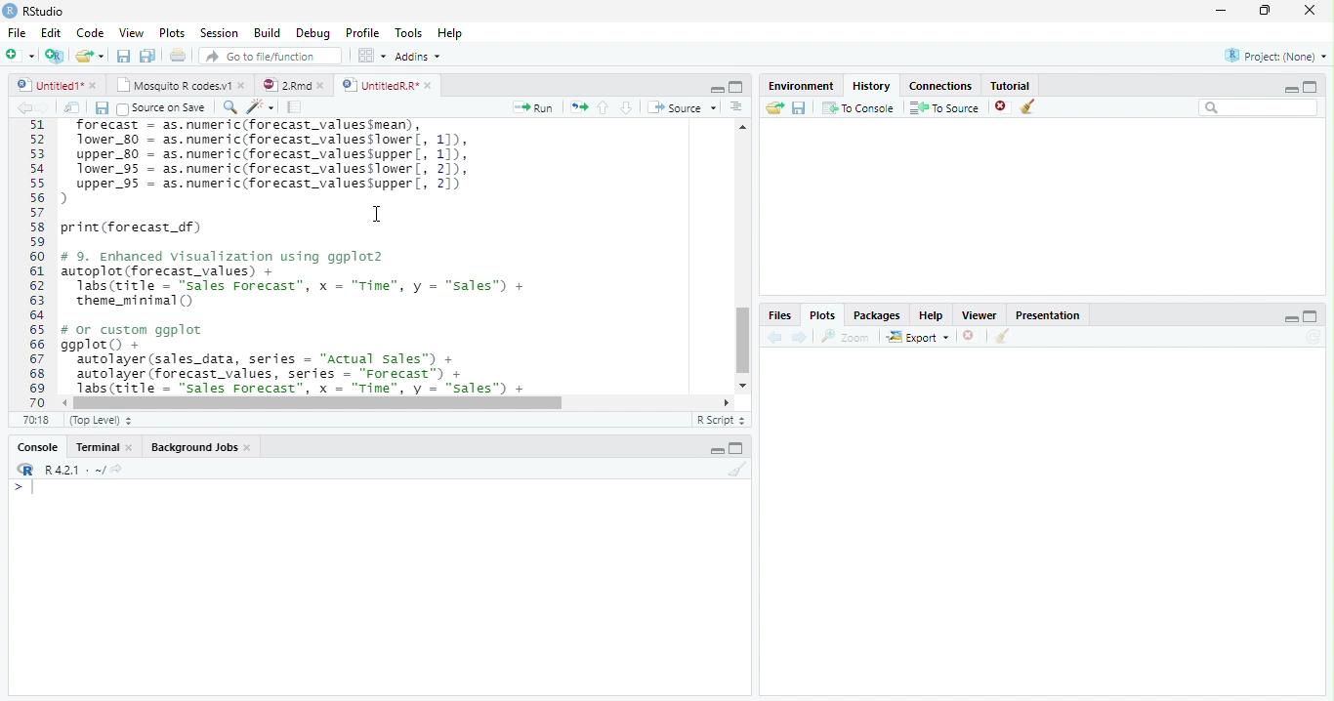 The height and width of the screenshot is (701, 1334). What do you see at coordinates (604, 107) in the screenshot?
I see `Up` at bounding box center [604, 107].